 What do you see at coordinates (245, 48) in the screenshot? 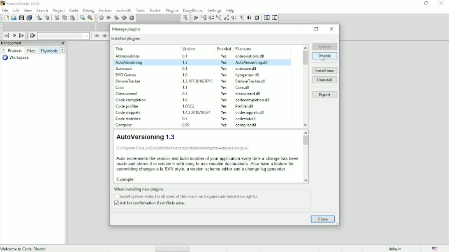
I see `Filename` at bounding box center [245, 48].